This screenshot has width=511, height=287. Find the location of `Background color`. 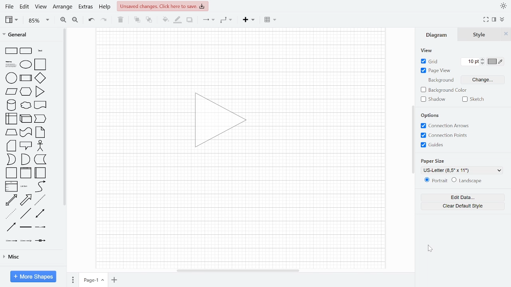

Background color is located at coordinates (444, 90).